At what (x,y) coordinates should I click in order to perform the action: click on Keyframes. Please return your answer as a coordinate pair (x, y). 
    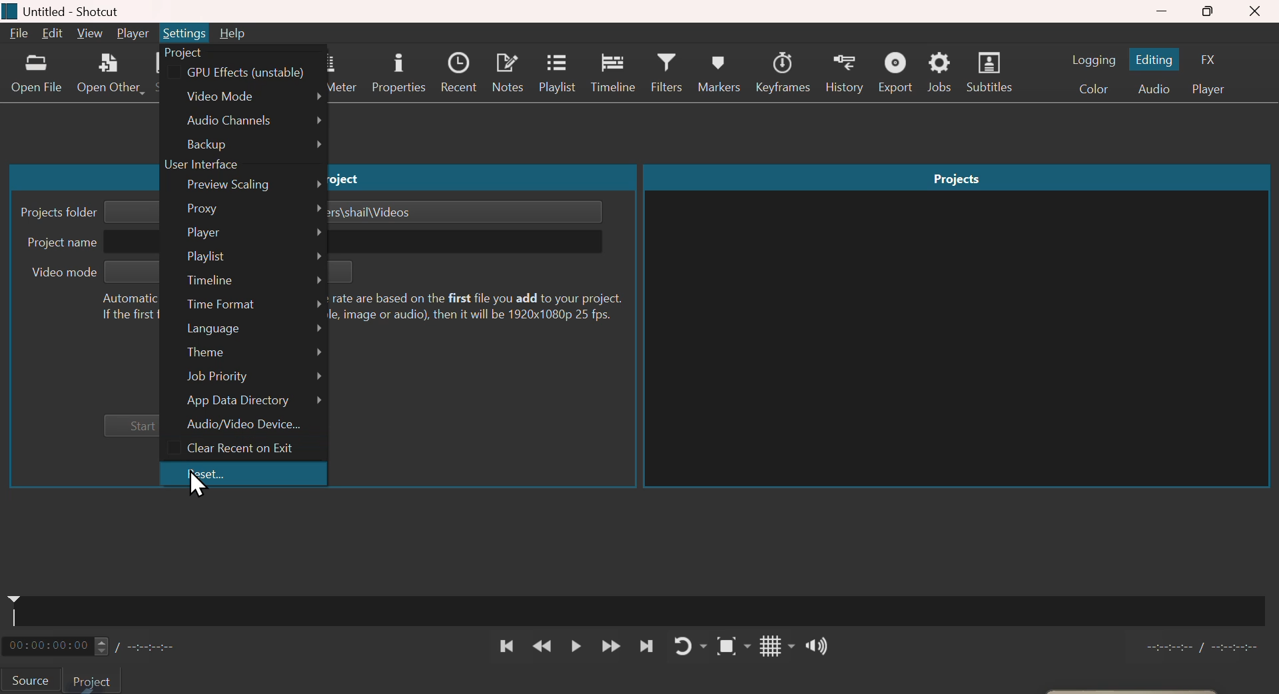
    Looking at the image, I should click on (785, 73).